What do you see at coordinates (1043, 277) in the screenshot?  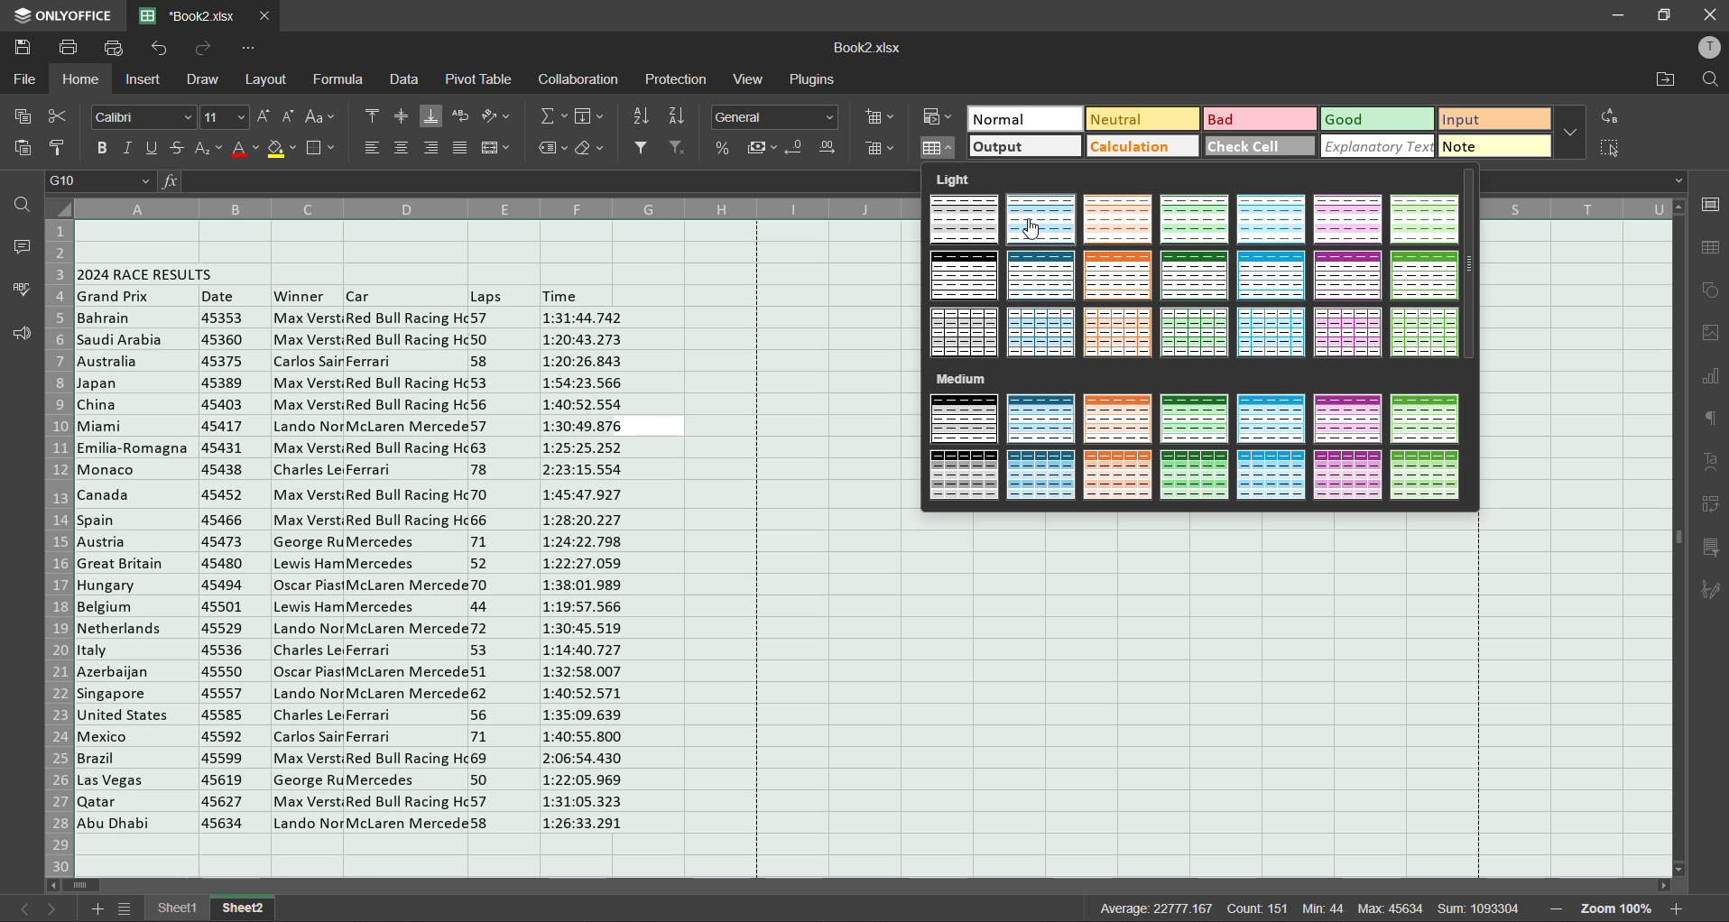 I see `table style light 9` at bounding box center [1043, 277].